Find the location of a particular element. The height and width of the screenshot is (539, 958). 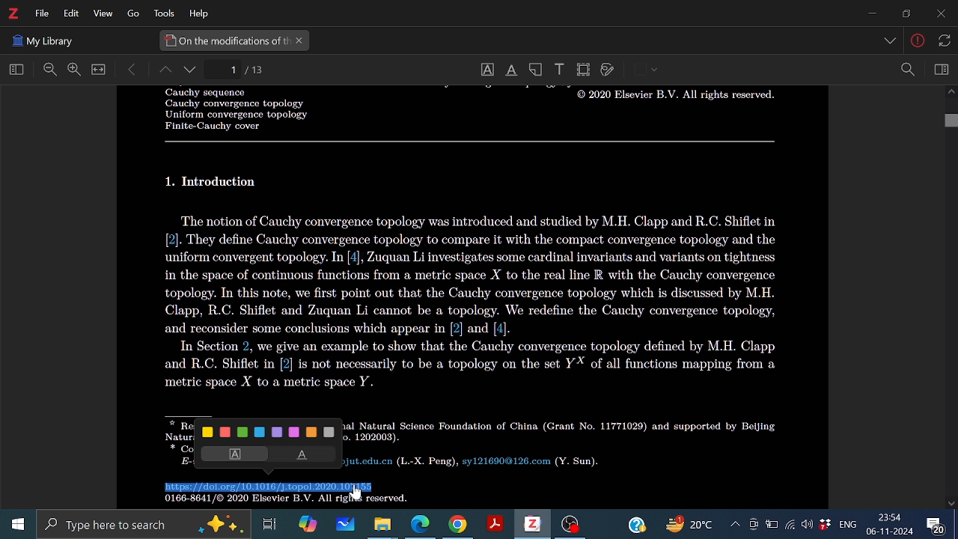

Move down is located at coordinates (952, 503).